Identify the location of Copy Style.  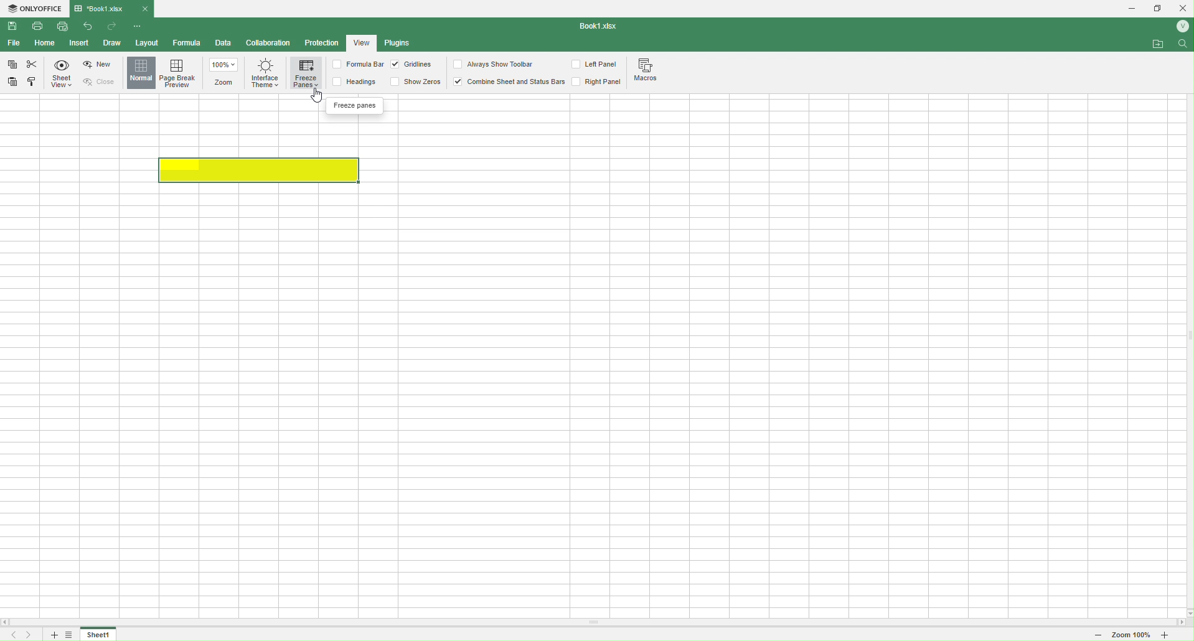
(32, 83).